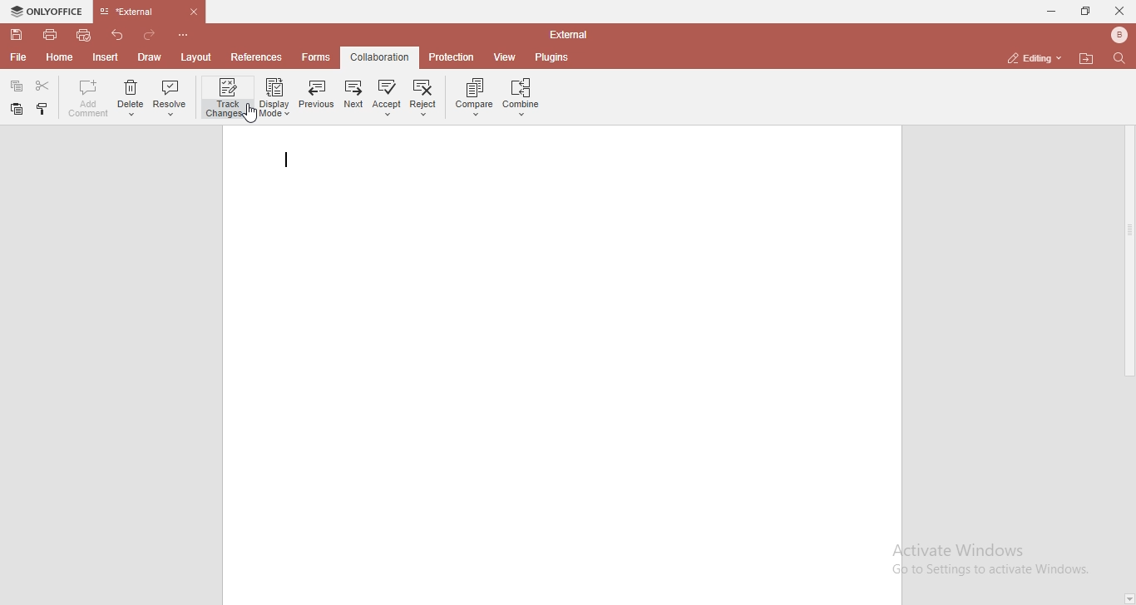 This screenshot has width=1136, height=605. What do you see at coordinates (314, 95) in the screenshot?
I see `previous` at bounding box center [314, 95].